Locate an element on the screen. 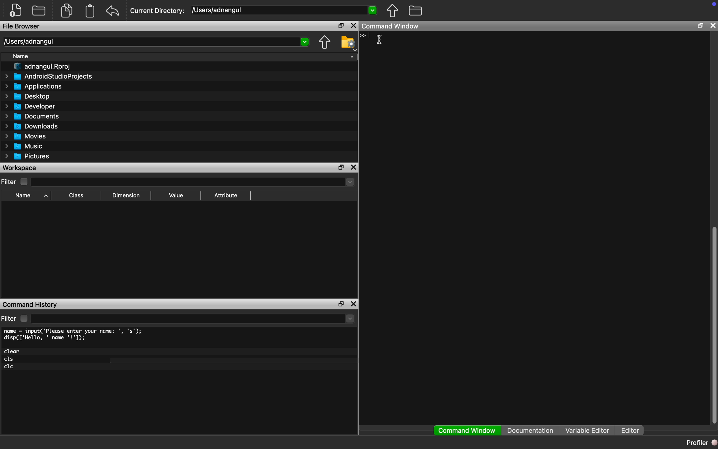 The image size is (718, 449). clipboard is located at coordinates (90, 11).